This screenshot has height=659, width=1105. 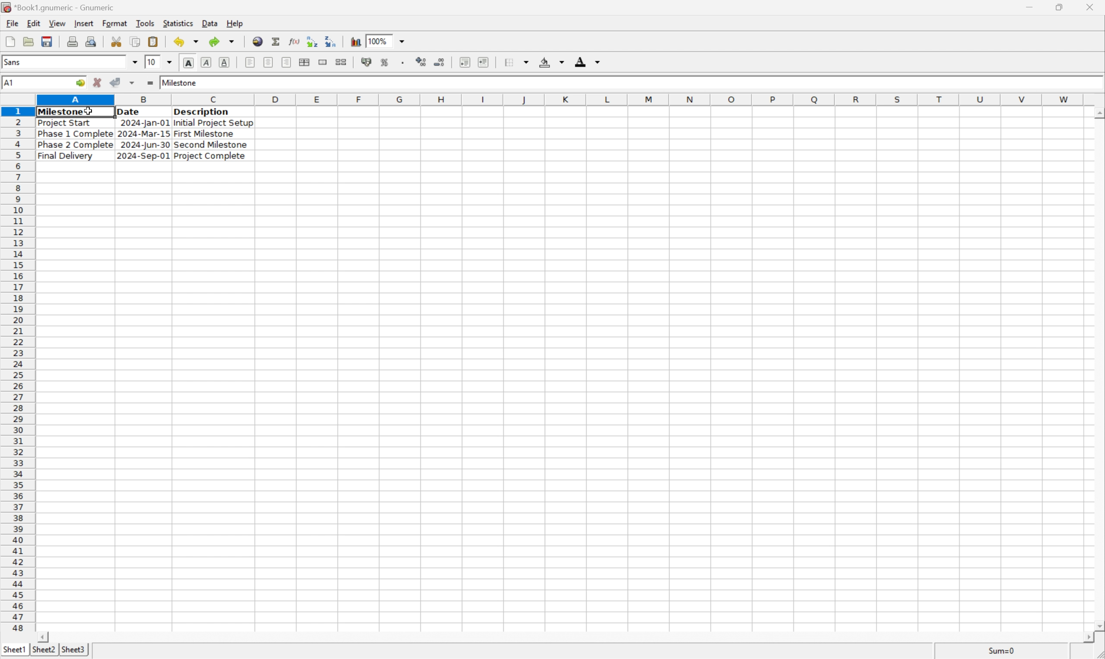 What do you see at coordinates (251, 63) in the screenshot?
I see `align left` at bounding box center [251, 63].